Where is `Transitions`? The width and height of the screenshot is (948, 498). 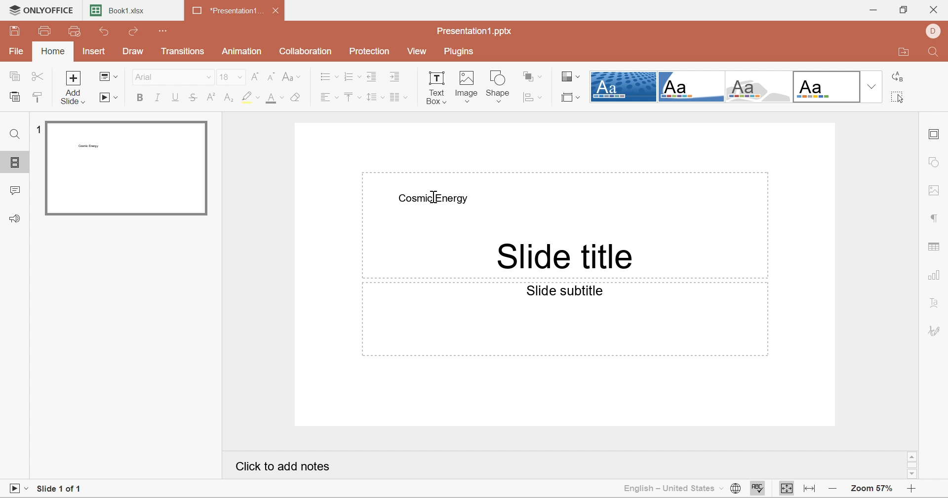
Transitions is located at coordinates (182, 51).